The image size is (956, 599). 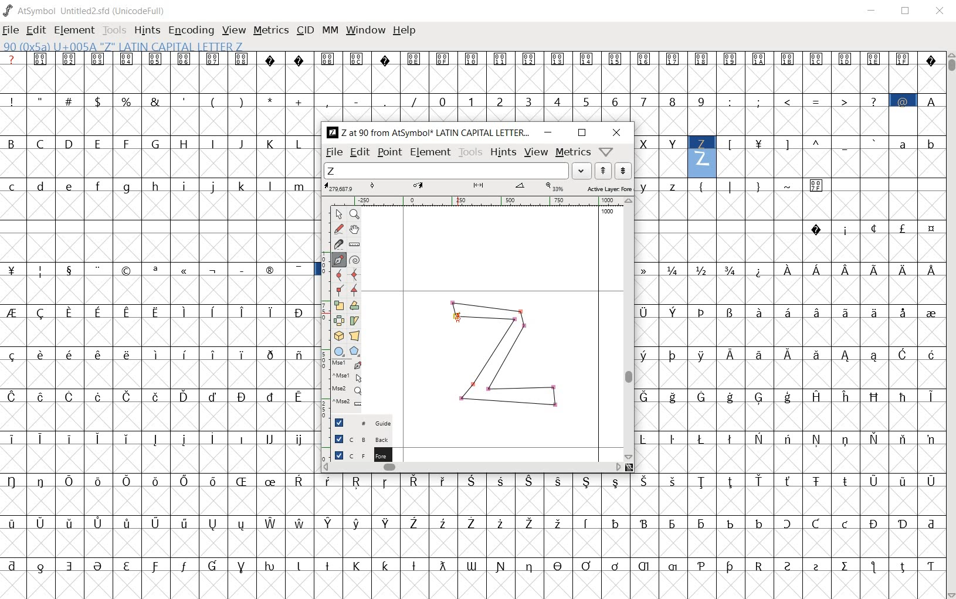 I want to click on scroll by hand, so click(x=355, y=229).